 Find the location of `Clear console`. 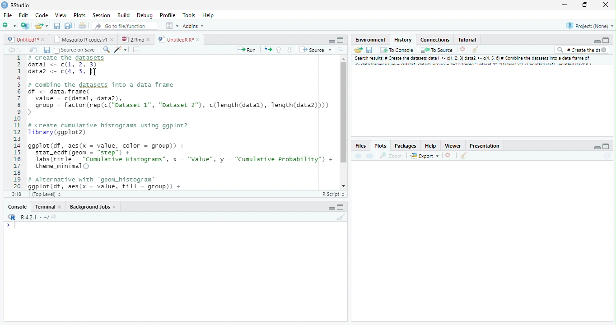

Clear console is located at coordinates (476, 50).